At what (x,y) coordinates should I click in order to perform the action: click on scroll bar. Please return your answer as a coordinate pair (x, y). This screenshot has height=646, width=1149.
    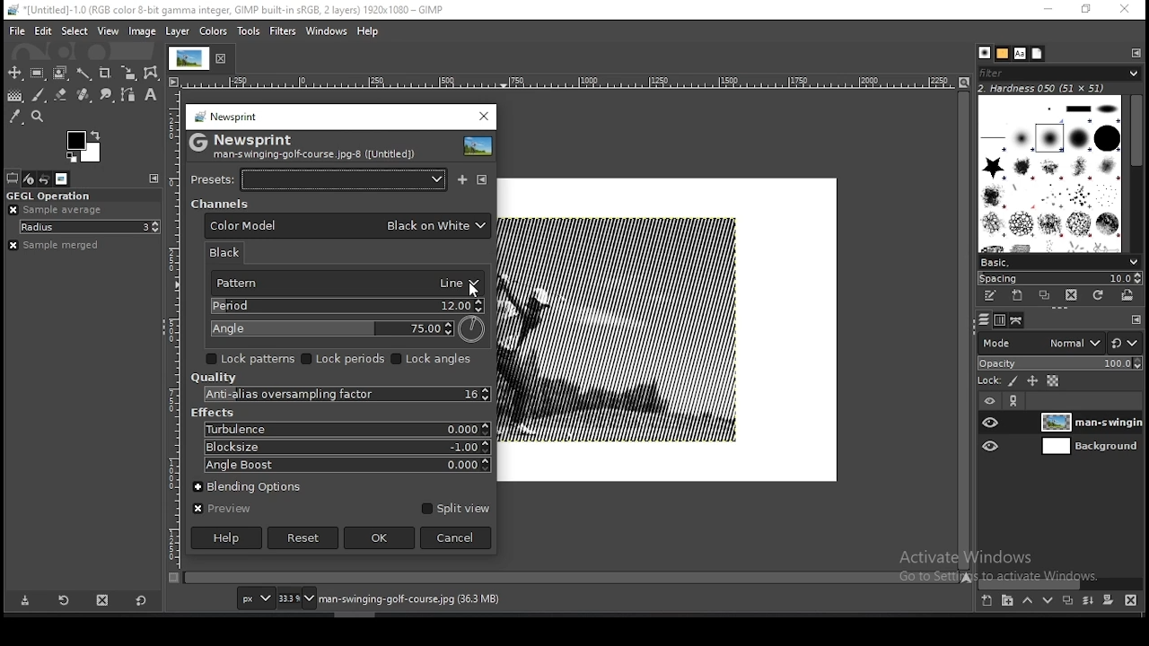
    Looking at the image, I should click on (572, 579).